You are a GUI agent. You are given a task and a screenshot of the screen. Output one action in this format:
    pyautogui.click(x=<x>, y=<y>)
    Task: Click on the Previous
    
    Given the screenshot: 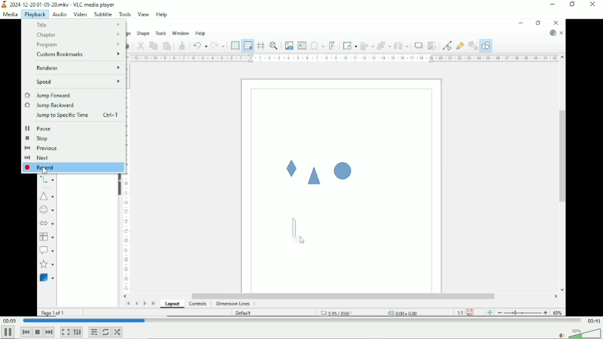 What is the action you would take?
    pyautogui.click(x=25, y=332)
    